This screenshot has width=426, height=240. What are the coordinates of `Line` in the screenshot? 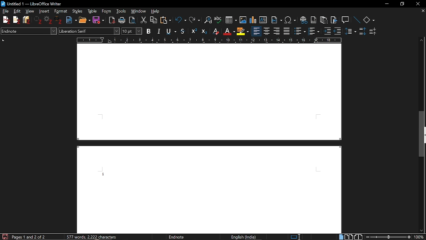 It's located at (357, 20).